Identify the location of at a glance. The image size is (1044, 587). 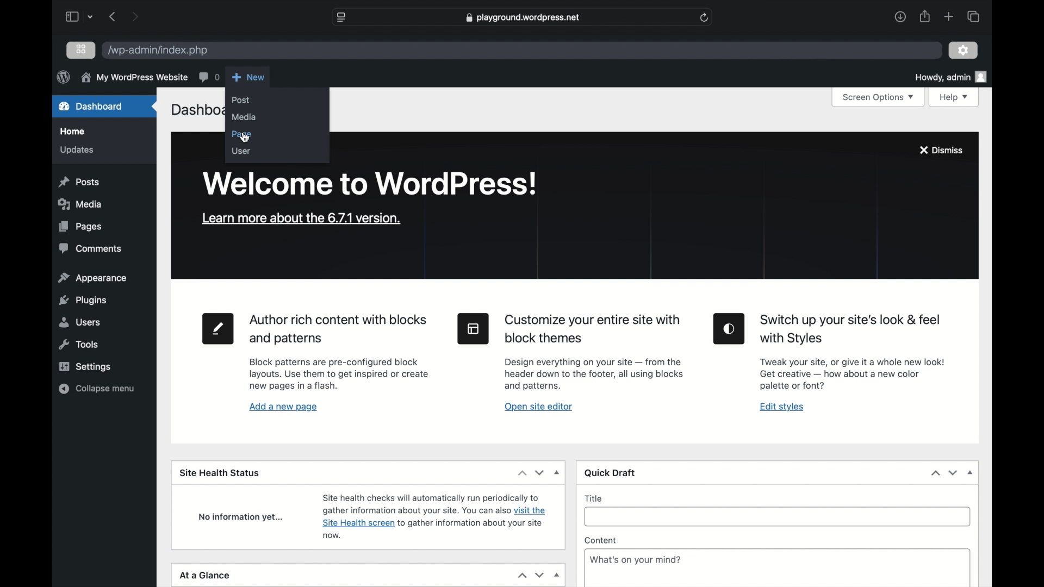
(205, 576).